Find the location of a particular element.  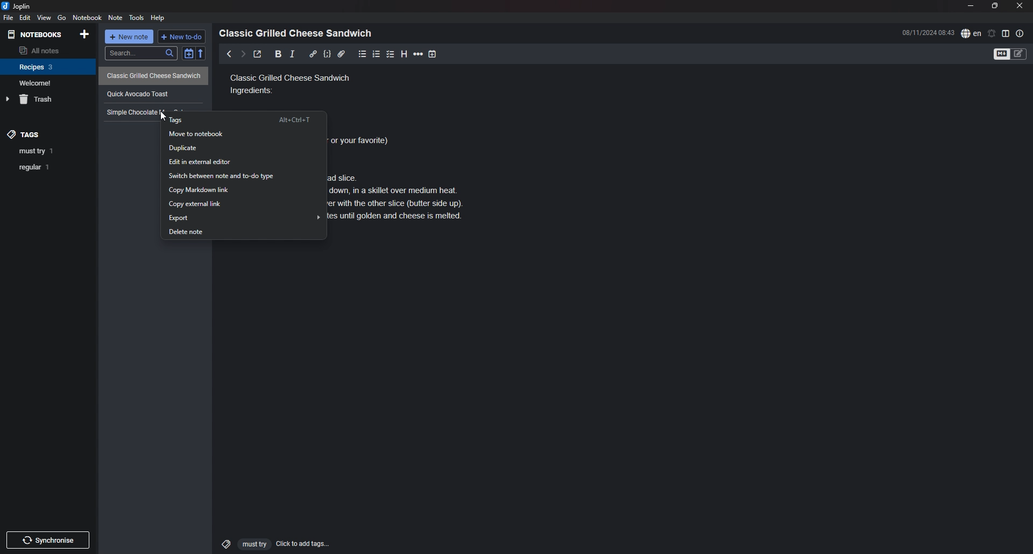

horizontal rule is located at coordinates (419, 54).